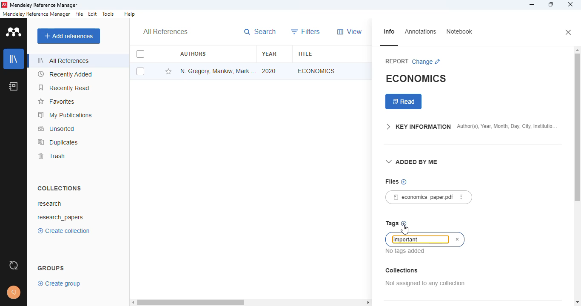 This screenshot has height=306, width=581. Describe the element at coordinates (63, 88) in the screenshot. I see `recently read` at that location.